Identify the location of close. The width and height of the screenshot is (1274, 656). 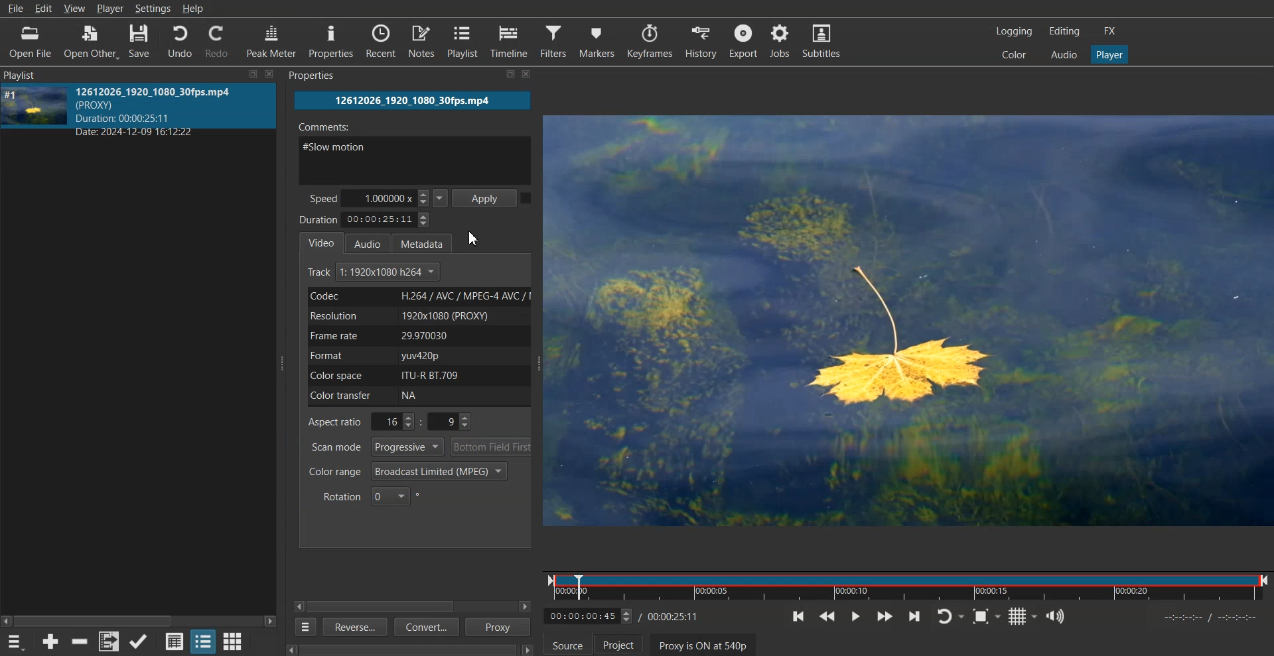
(269, 73).